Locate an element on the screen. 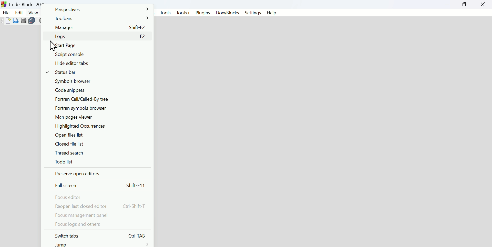  Icon is located at coordinates (4, 4).